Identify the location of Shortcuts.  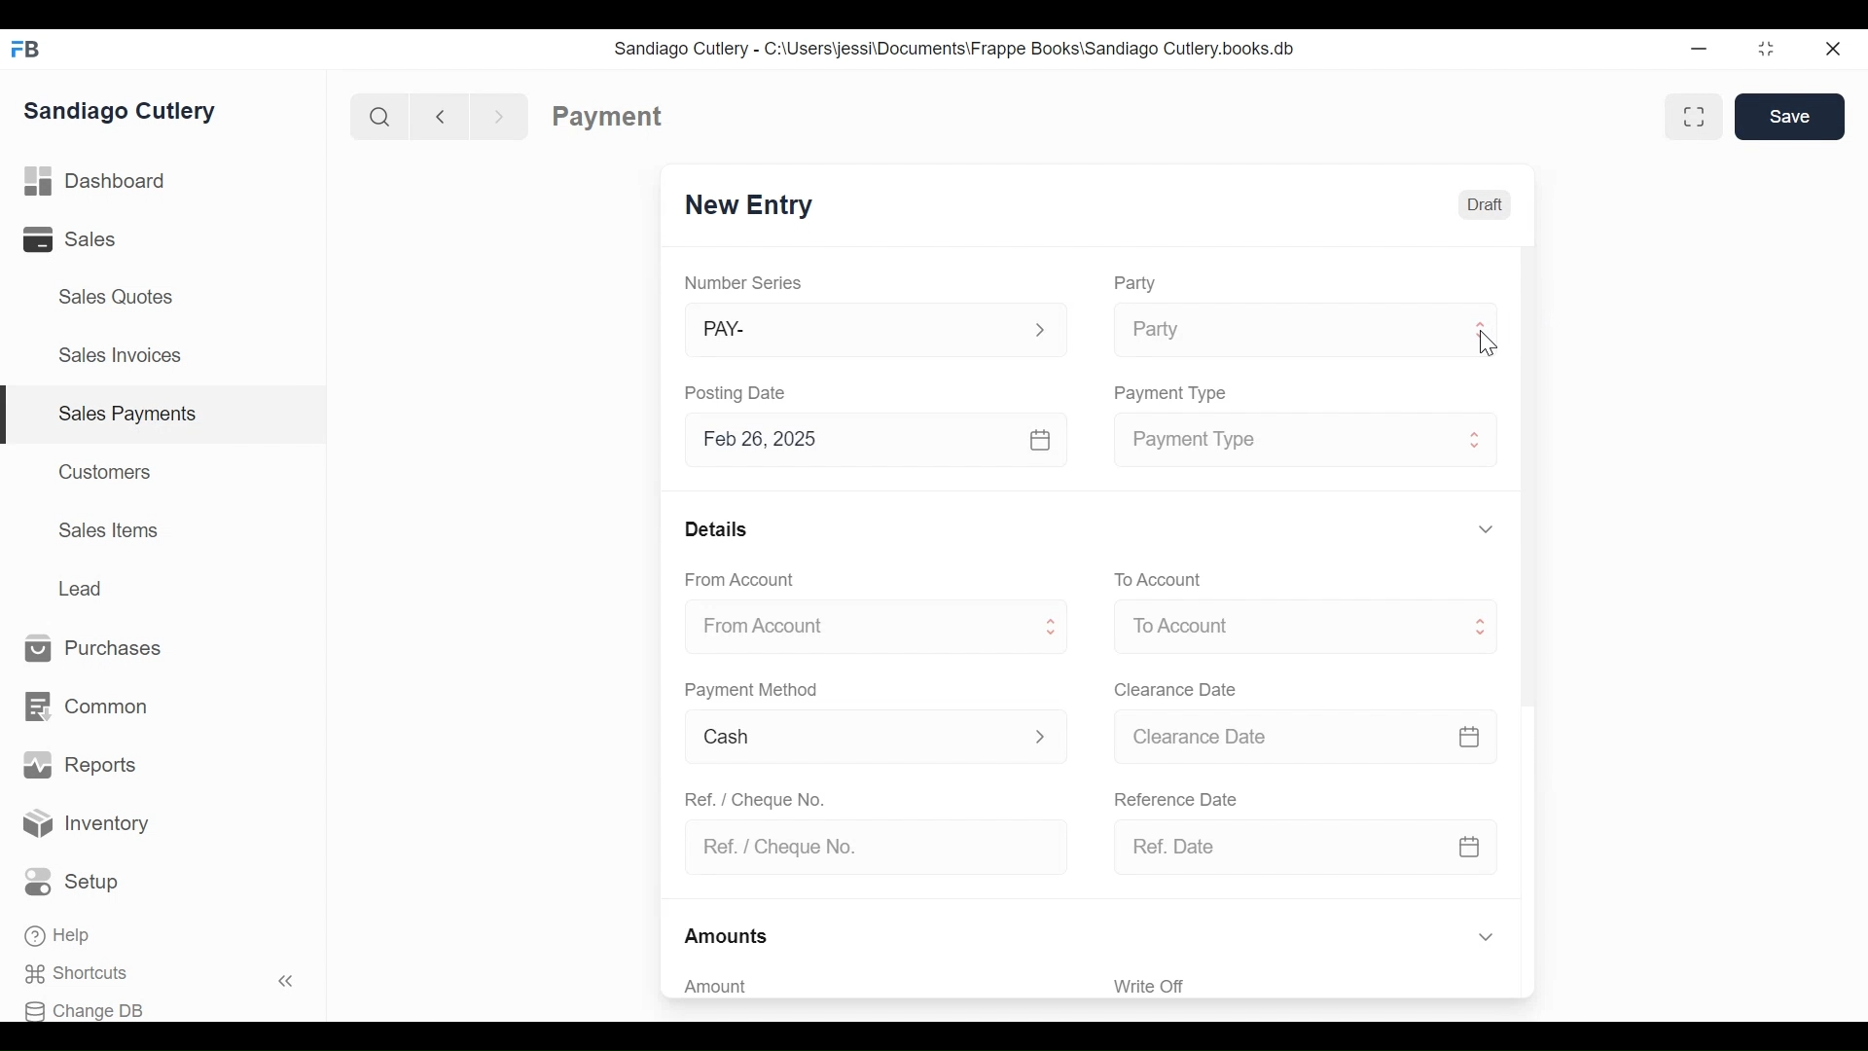
(89, 974).